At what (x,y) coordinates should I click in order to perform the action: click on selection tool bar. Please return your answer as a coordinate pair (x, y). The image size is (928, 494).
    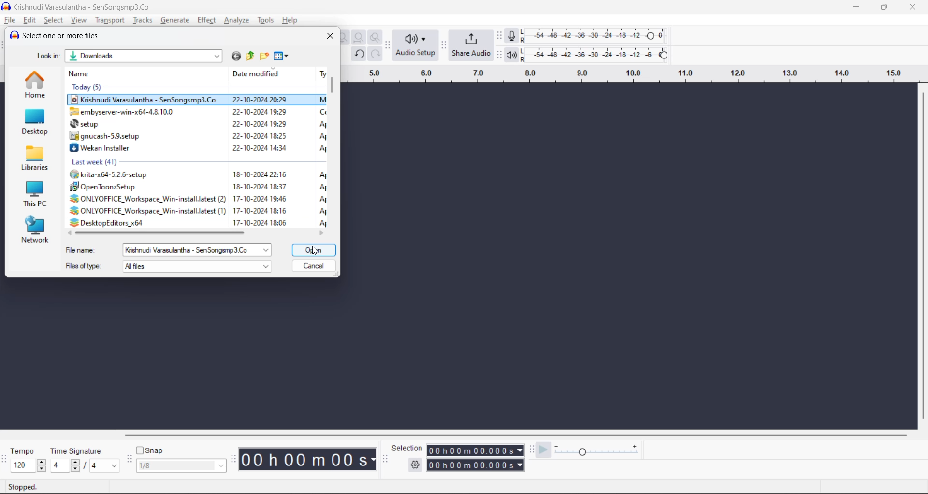
    Looking at the image, I should click on (384, 459).